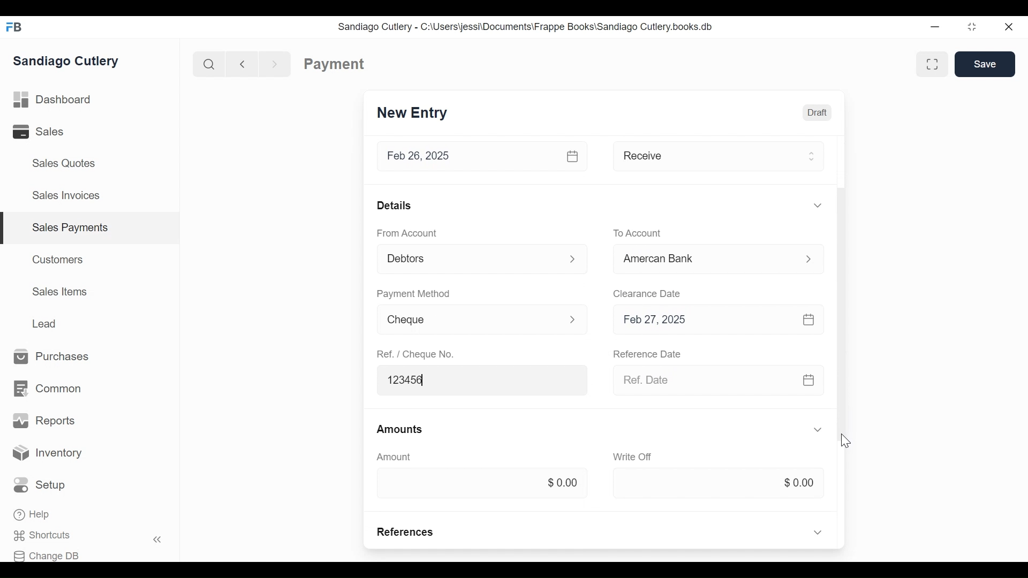 The height and width of the screenshot is (578, 1028). What do you see at coordinates (466, 321) in the screenshot?
I see `Cheque` at bounding box center [466, 321].